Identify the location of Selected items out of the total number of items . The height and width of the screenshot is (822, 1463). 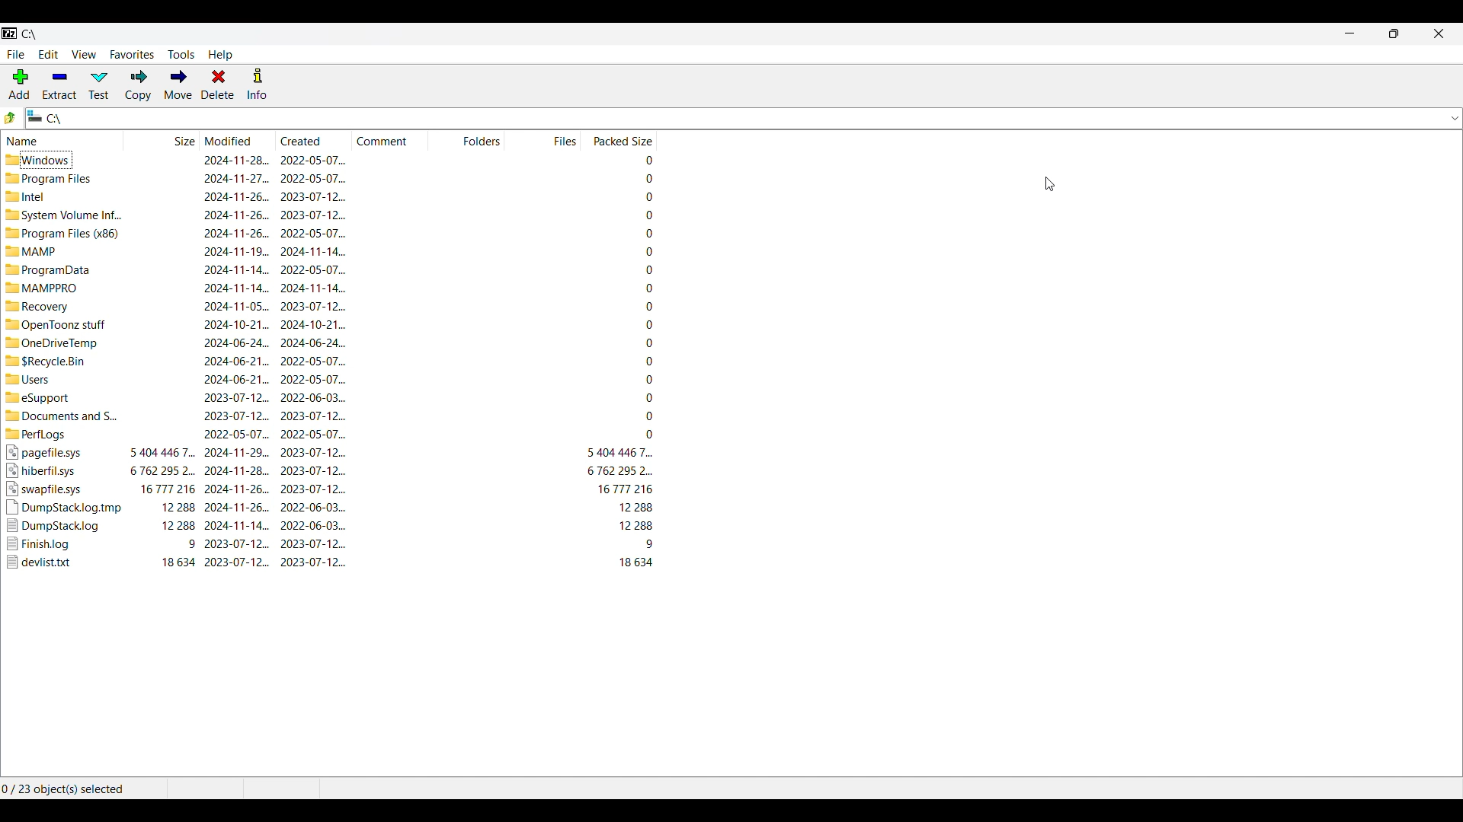
(63, 788).